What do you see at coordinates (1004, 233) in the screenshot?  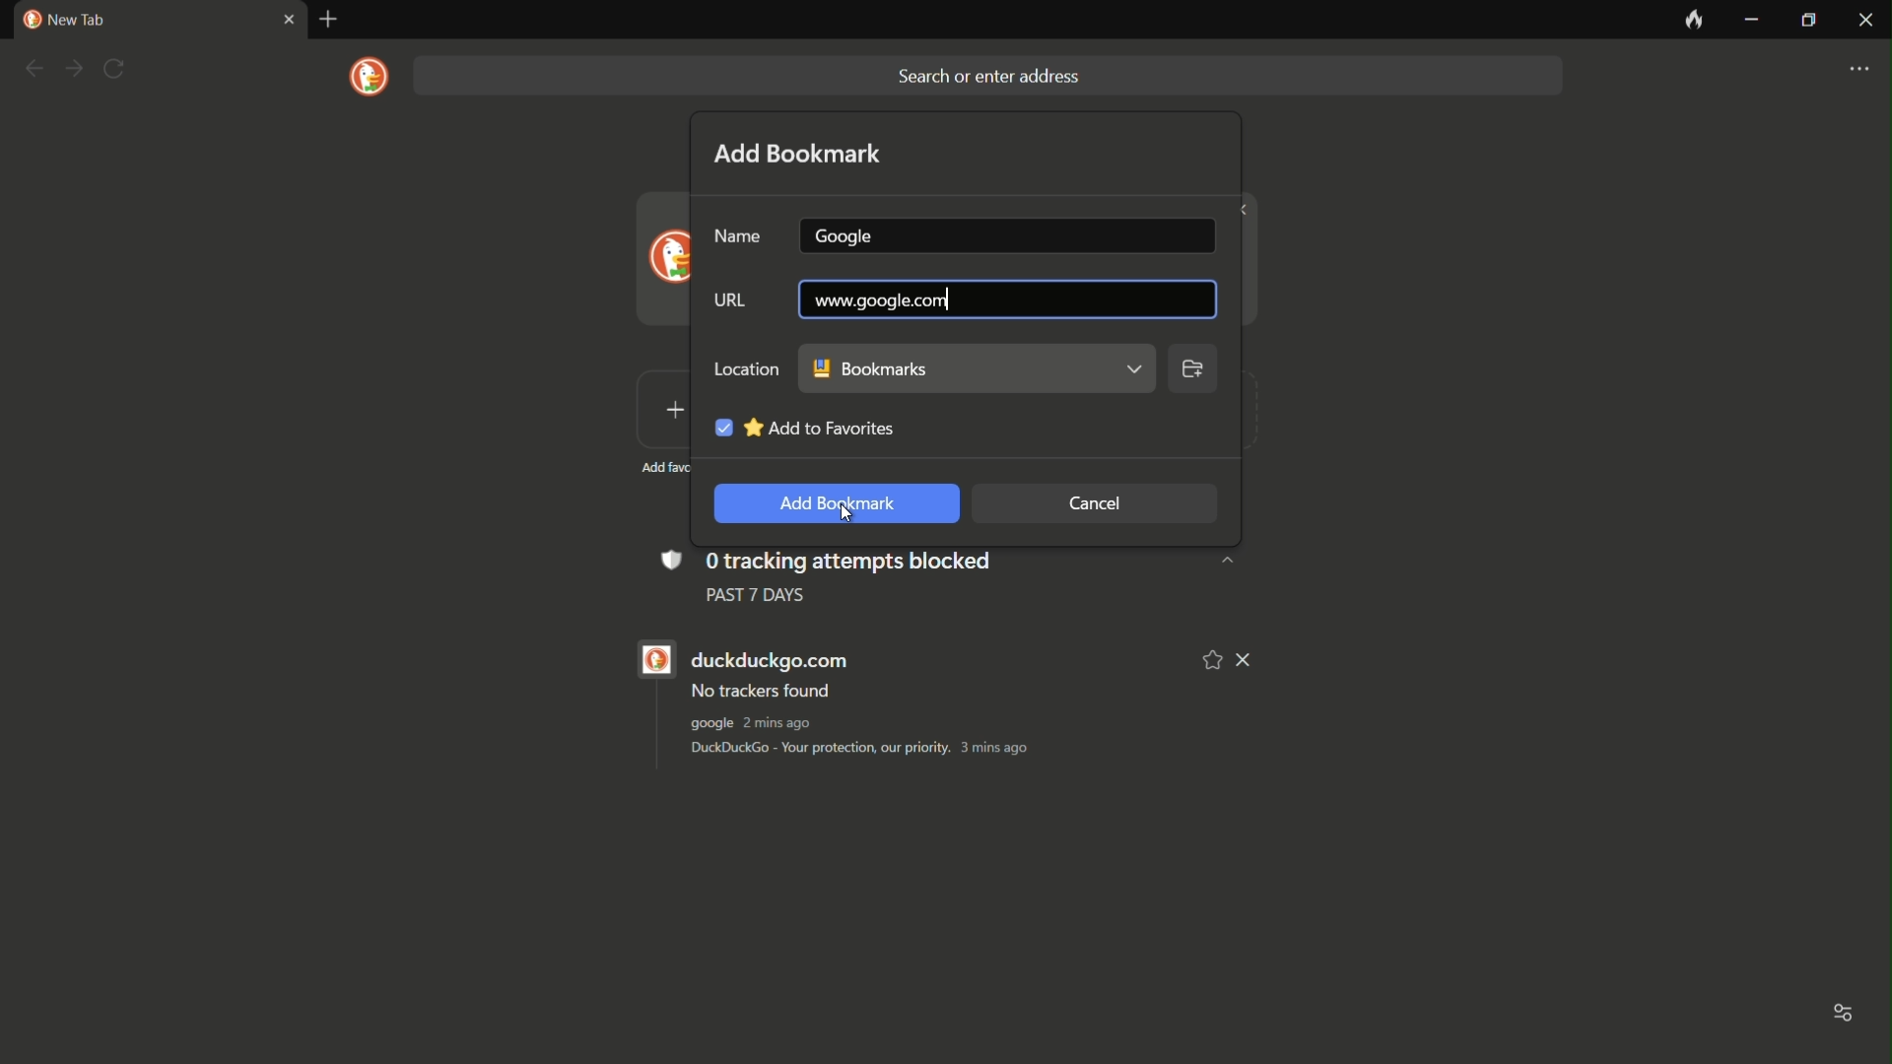 I see `name bar` at bounding box center [1004, 233].